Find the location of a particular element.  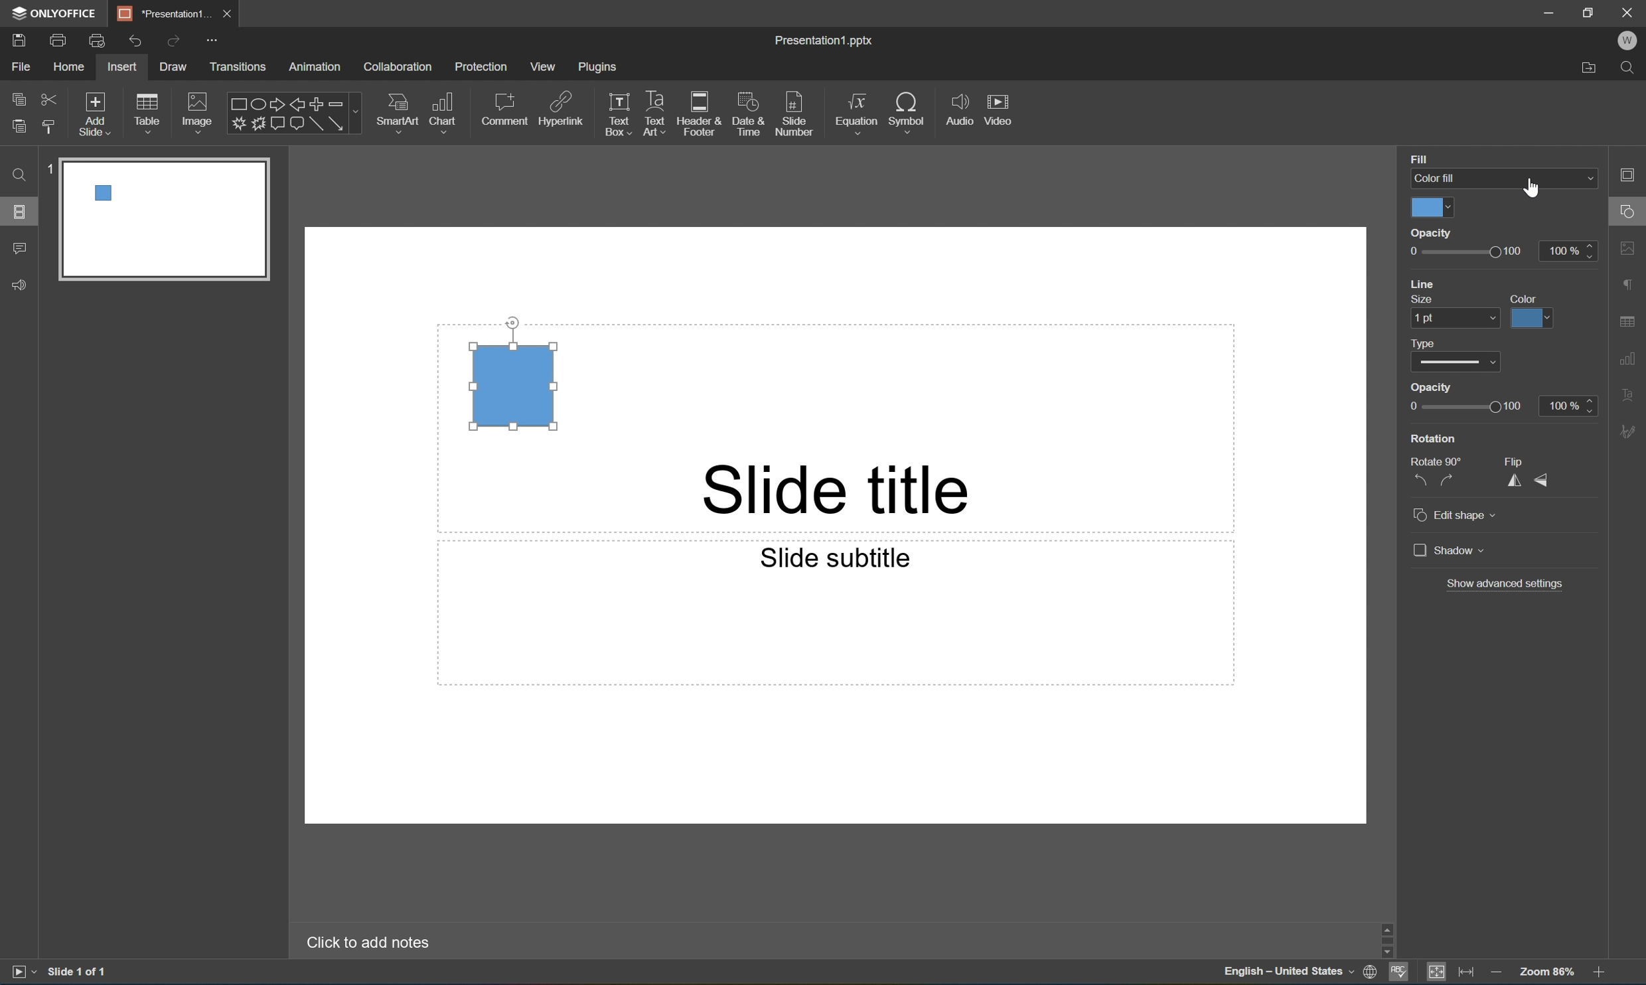

Slides is located at coordinates (19, 210).